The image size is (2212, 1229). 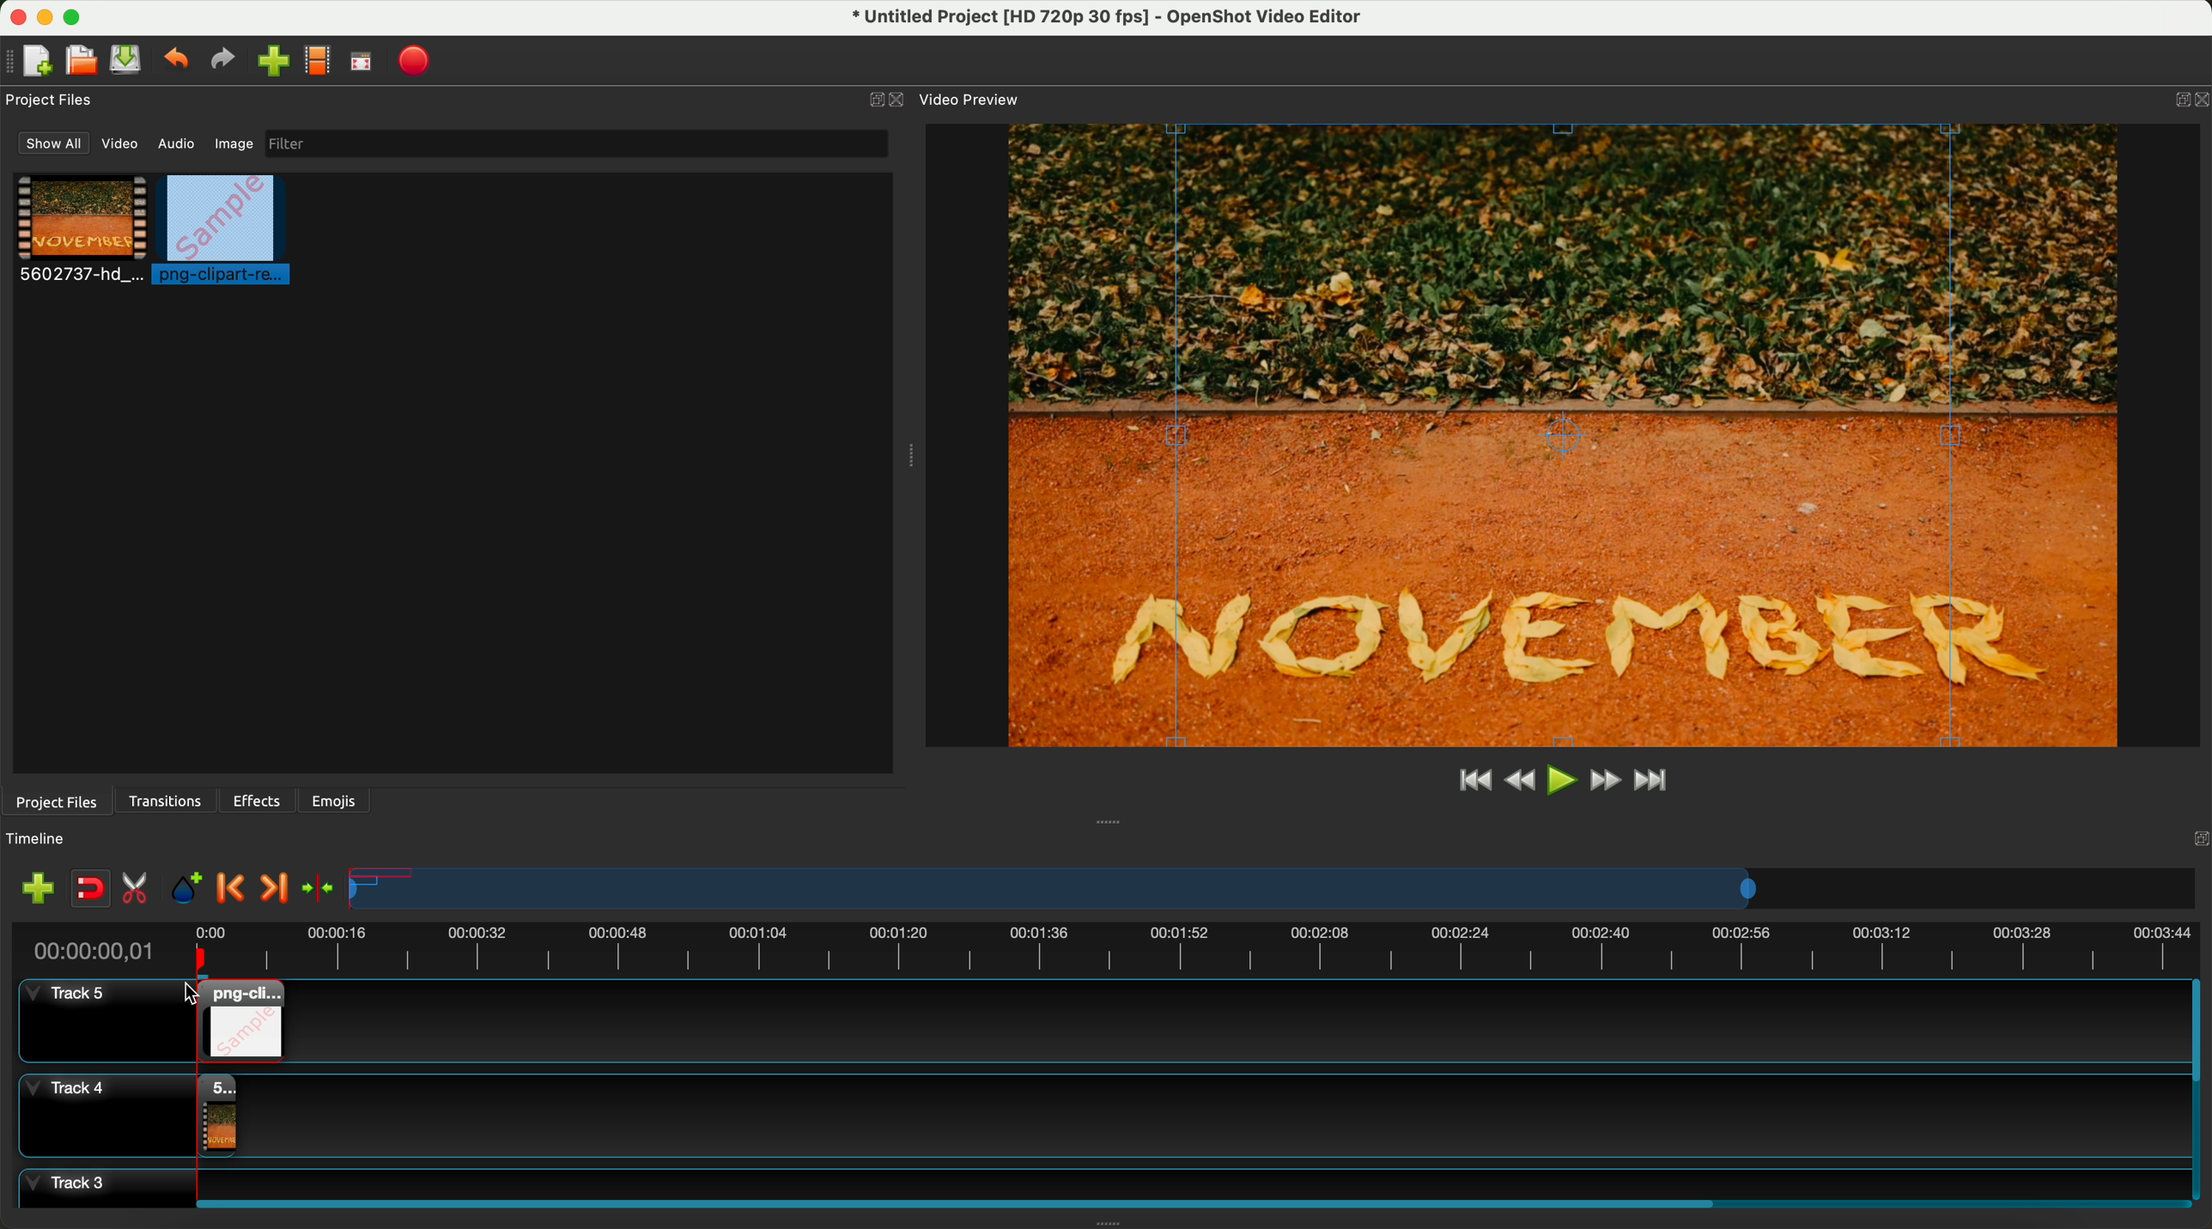 I want to click on previous marker, so click(x=235, y=889).